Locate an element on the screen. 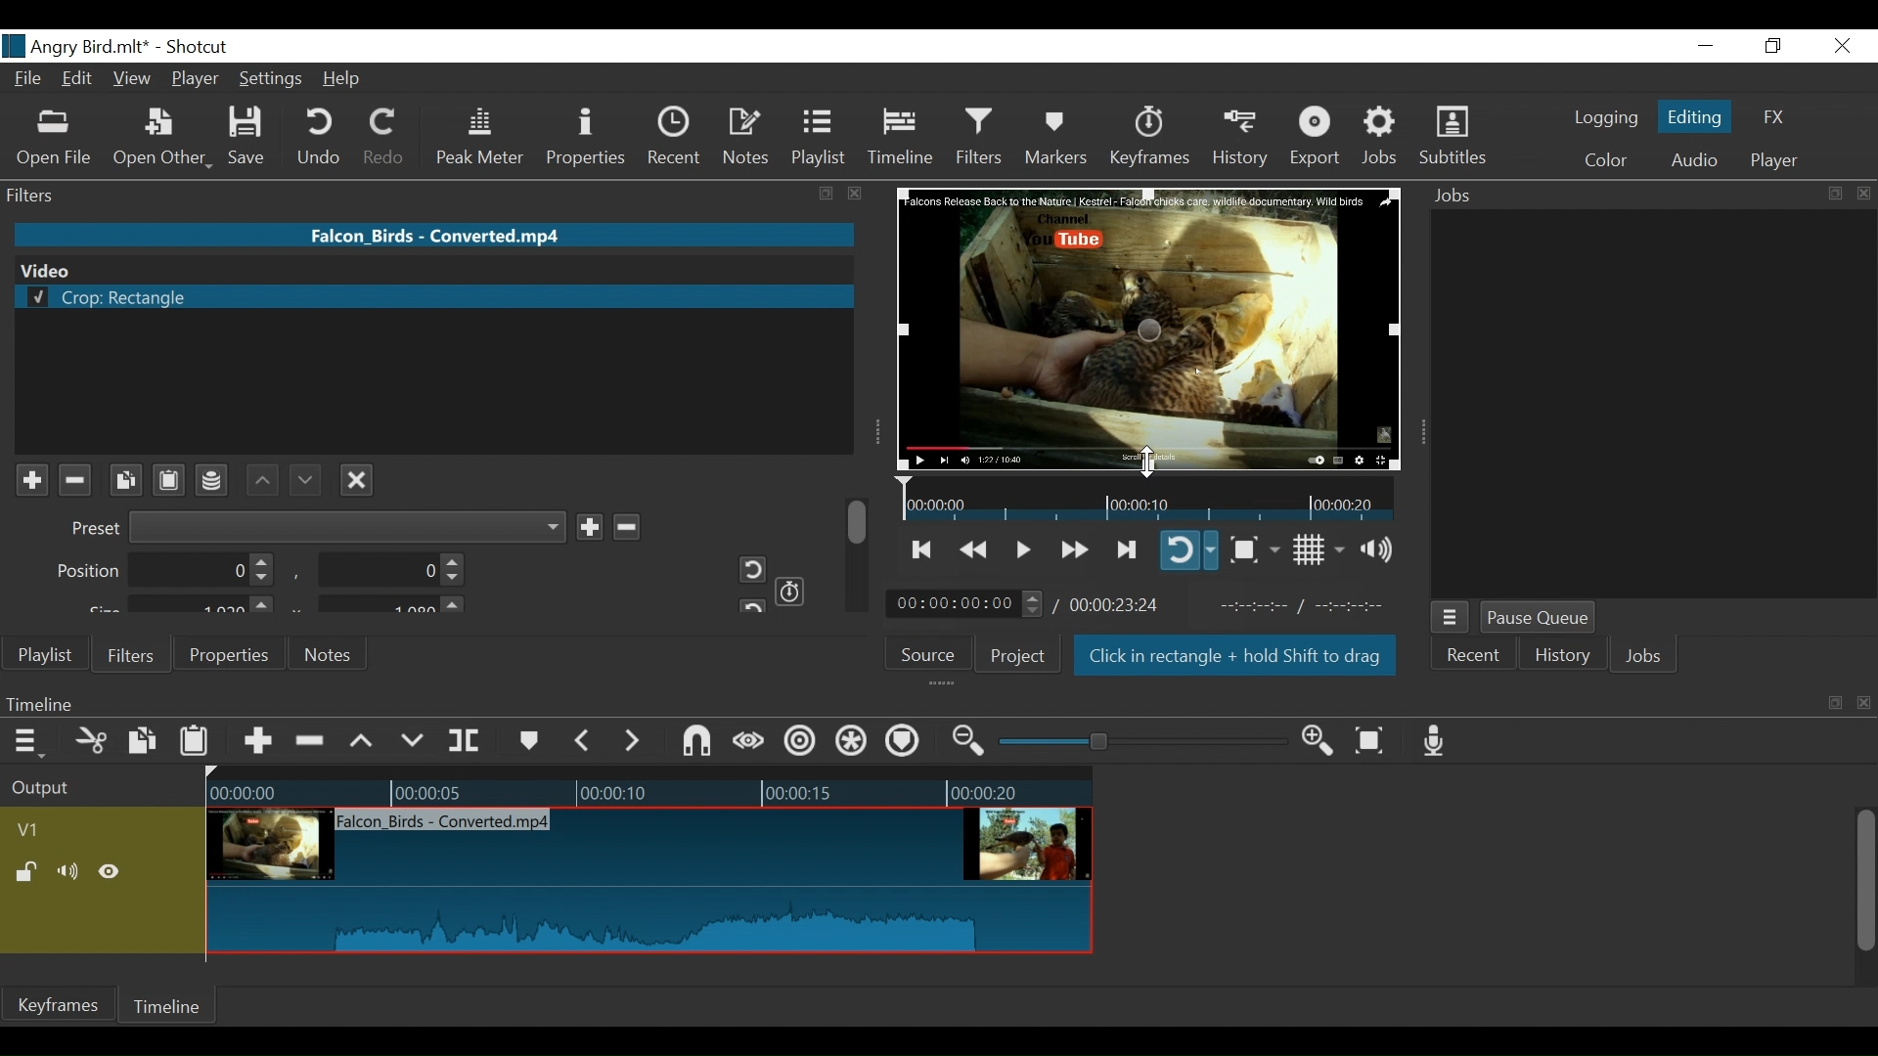 The image size is (1878, 1056). Properties is located at coordinates (589, 139).